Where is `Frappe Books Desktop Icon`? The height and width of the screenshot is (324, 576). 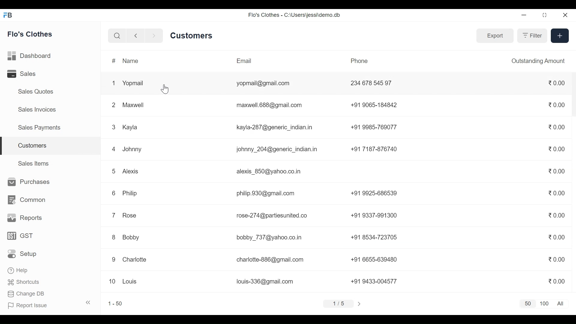
Frappe Books Desktop Icon is located at coordinates (7, 16).